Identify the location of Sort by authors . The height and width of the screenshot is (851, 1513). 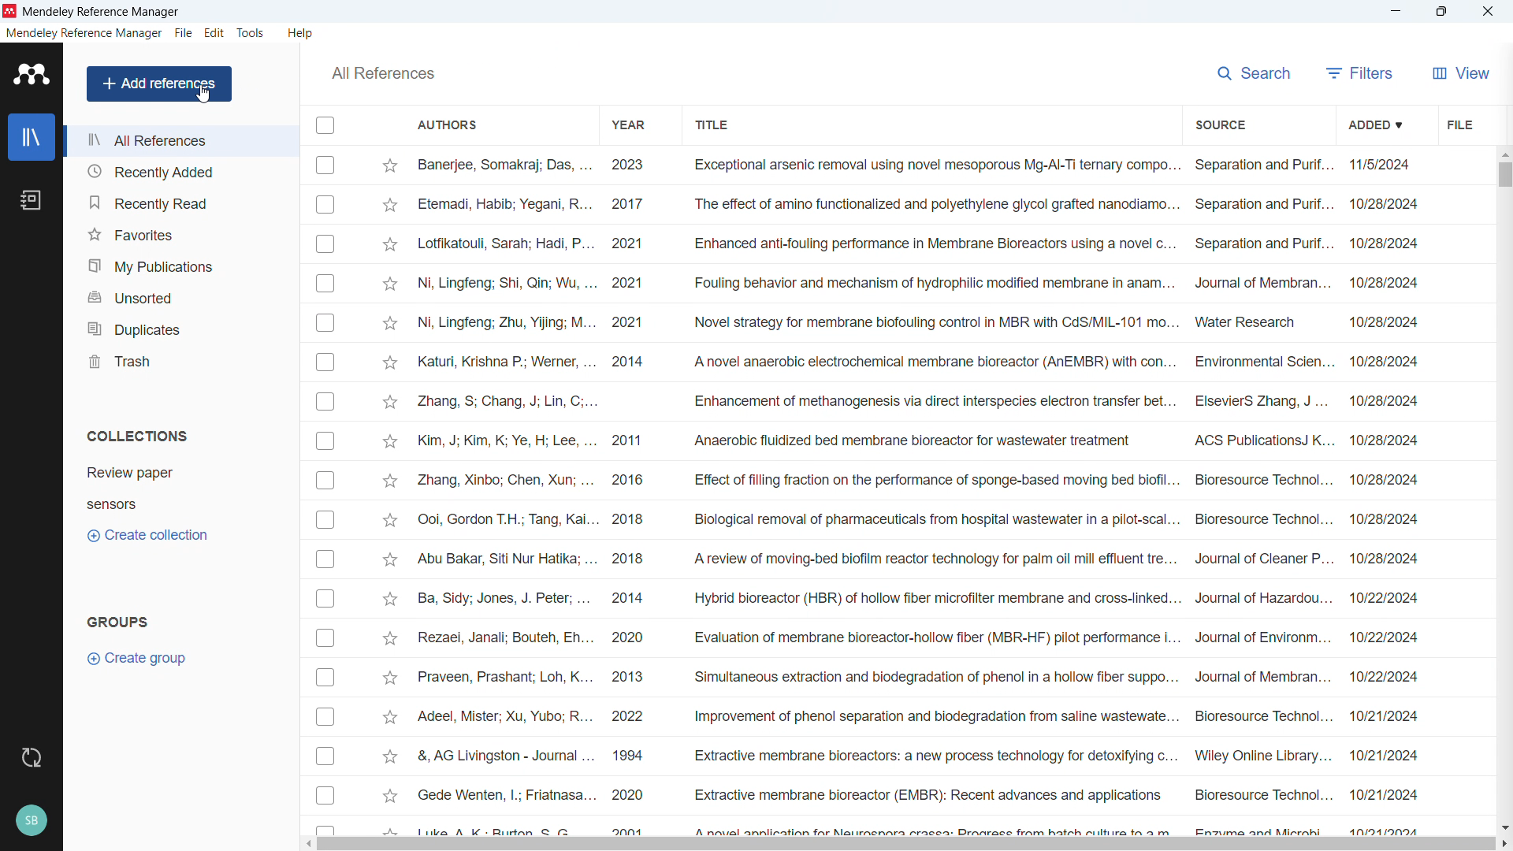
(448, 124).